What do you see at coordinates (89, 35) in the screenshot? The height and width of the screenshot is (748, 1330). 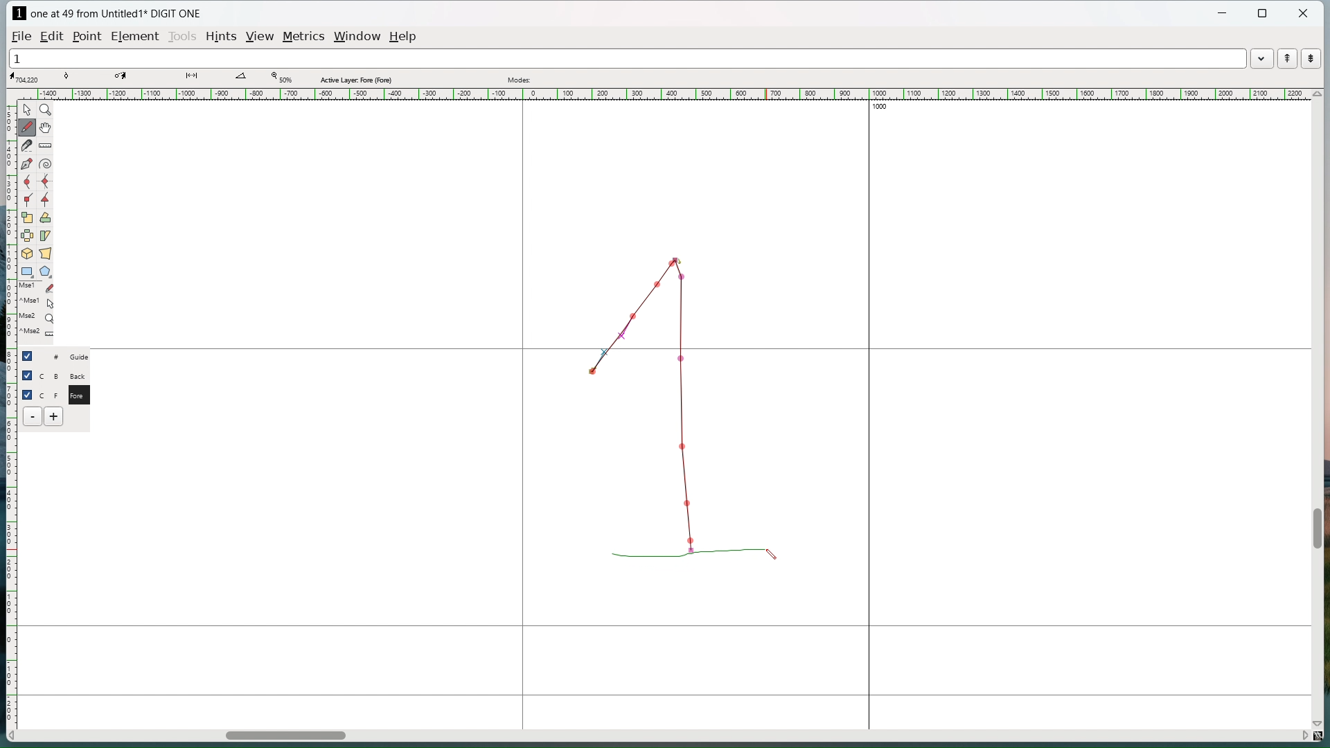 I see `Point` at bounding box center [89, 35].